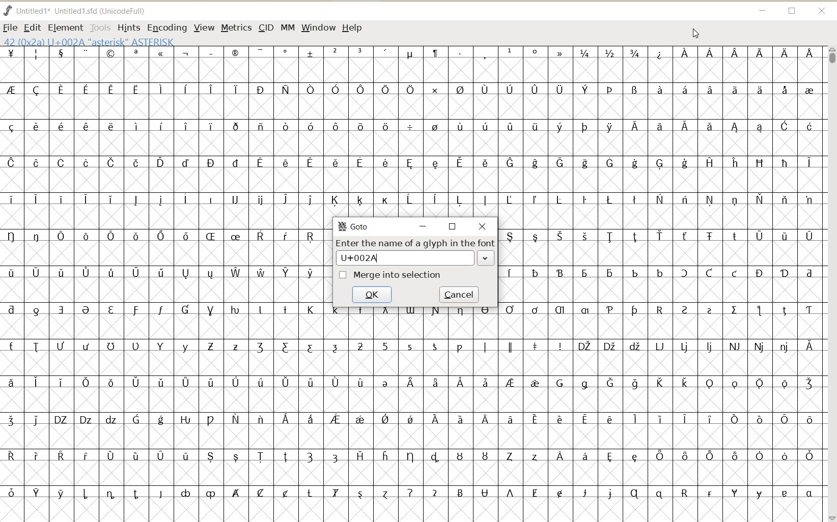 Image resolution: width=837 pixels, height=522 pixels. I want to click on ENCODING, so click(166, 28).